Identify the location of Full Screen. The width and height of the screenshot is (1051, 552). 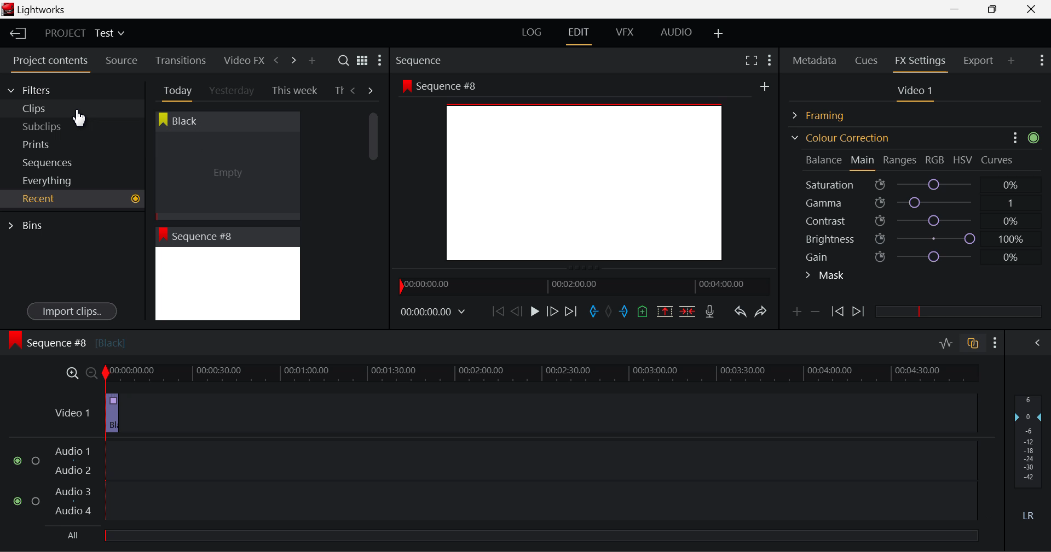
(751, 60).